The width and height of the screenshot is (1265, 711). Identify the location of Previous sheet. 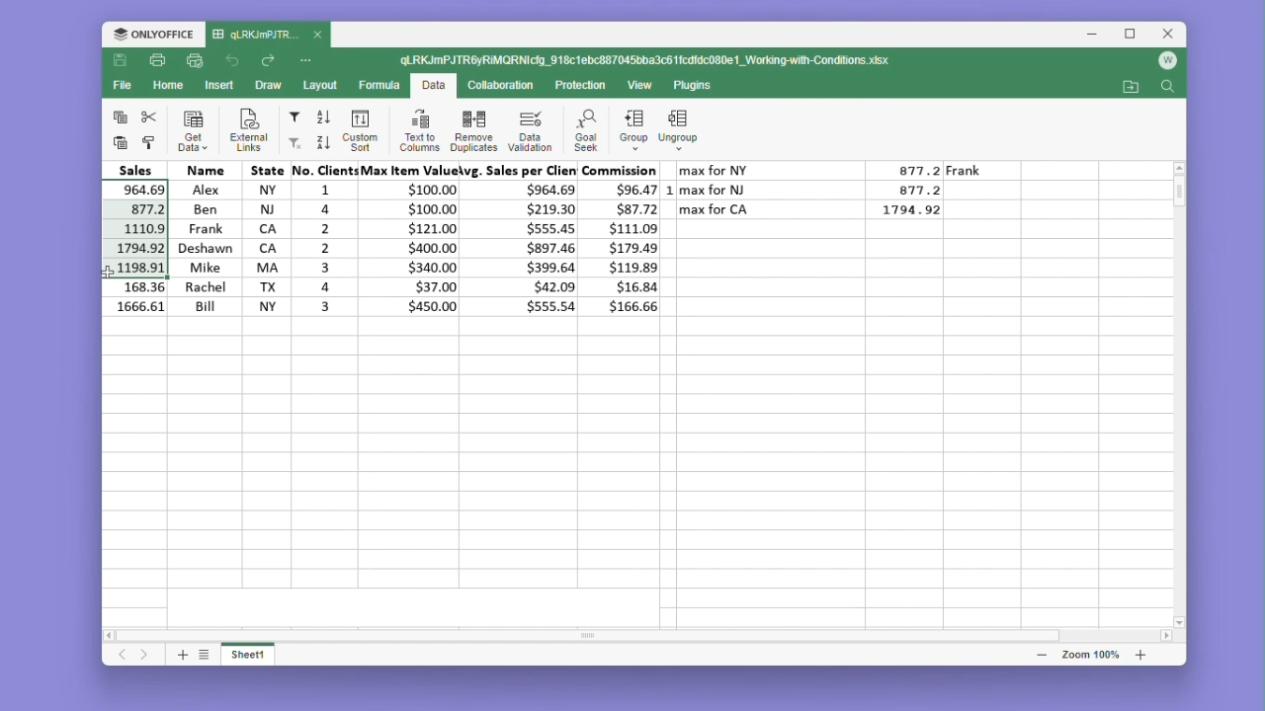
(124, 656).